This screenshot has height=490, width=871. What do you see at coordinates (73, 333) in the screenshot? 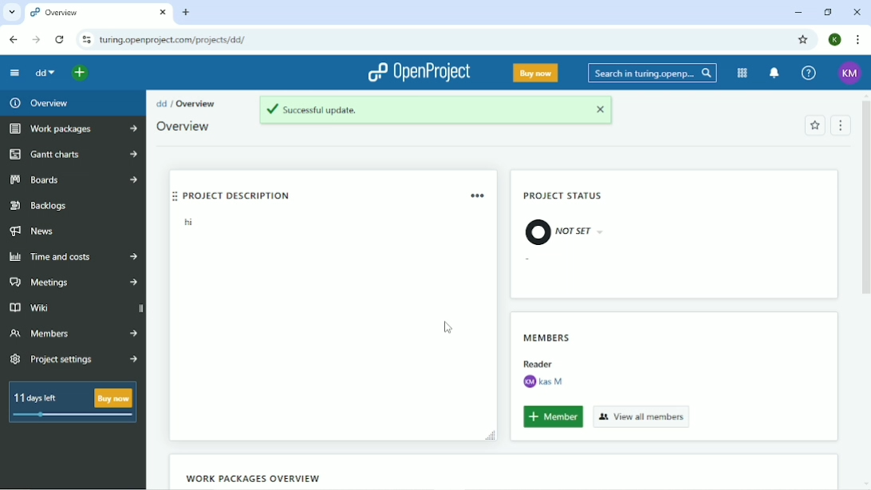
I see `Members` at bounding box center [73, 333].